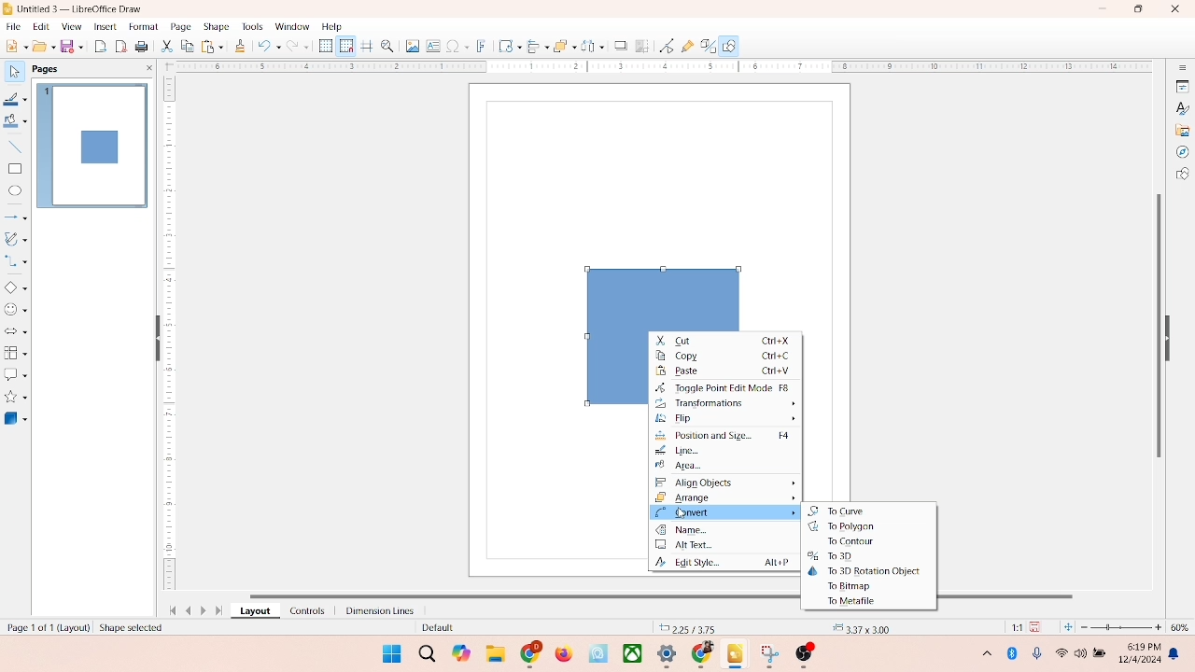 This screenshot has width=1195, height=672. Describe the element at coordinates (46, 626) in the screenshot. I see `page number` at that location.